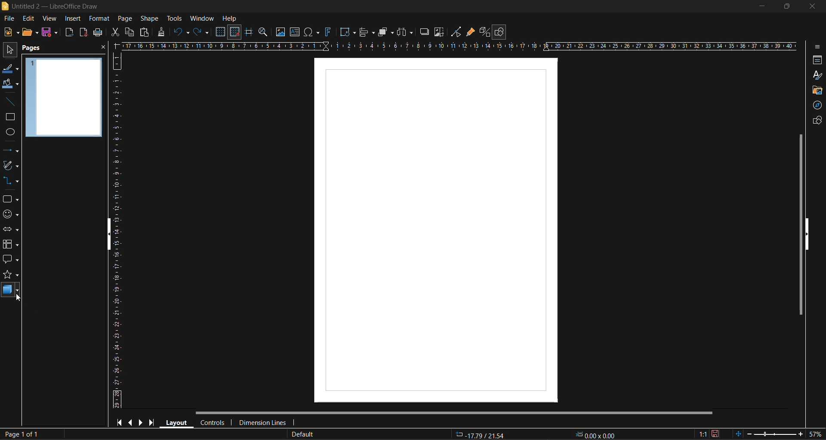 Image resolution: width=826 pixels, height=440 pixels. I want to click on curves and polygons, so click(10, 166).